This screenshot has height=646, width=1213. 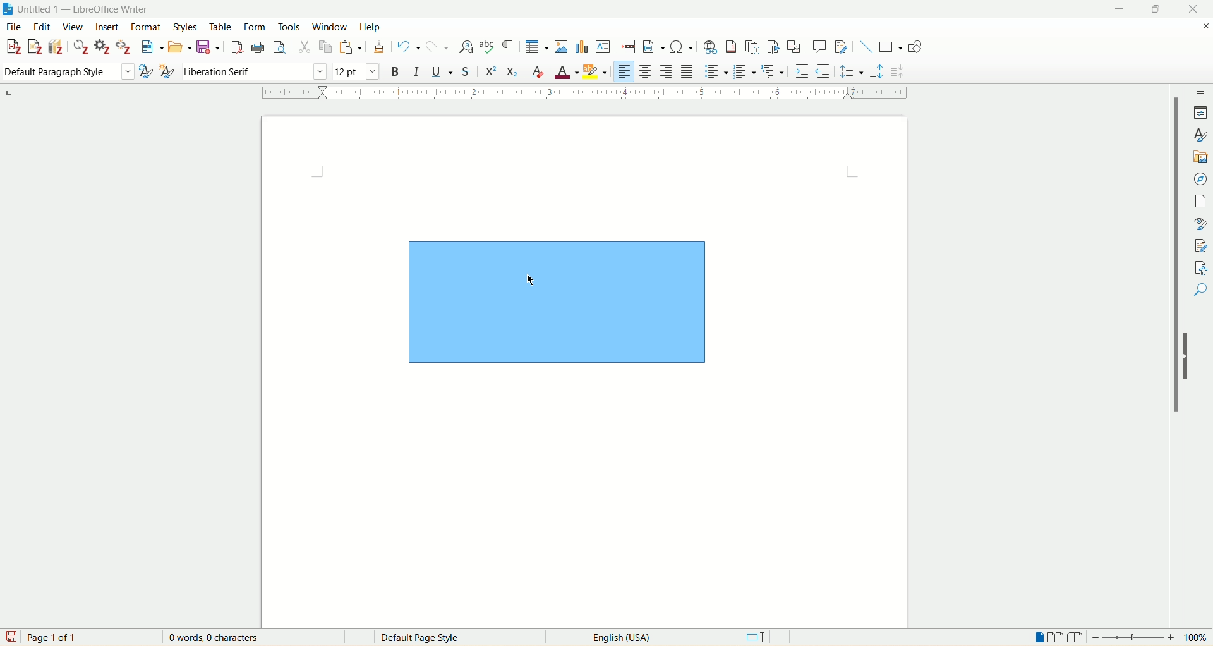 What do you see at coordinates (107, 28) in the screenshot?
I see `insert` at bounding box center [107, 28].